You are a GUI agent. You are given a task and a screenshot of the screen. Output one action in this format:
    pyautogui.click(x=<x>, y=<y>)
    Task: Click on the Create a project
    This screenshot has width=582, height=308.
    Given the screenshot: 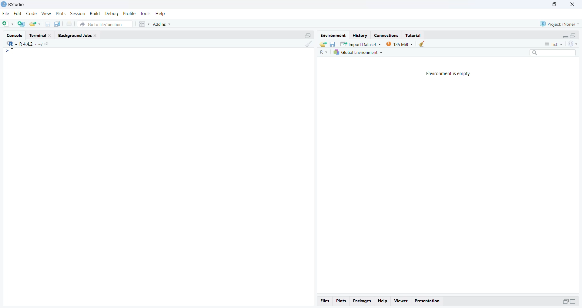 What is the action you would take?
    pyautogui.click(x=22, y=24)
    